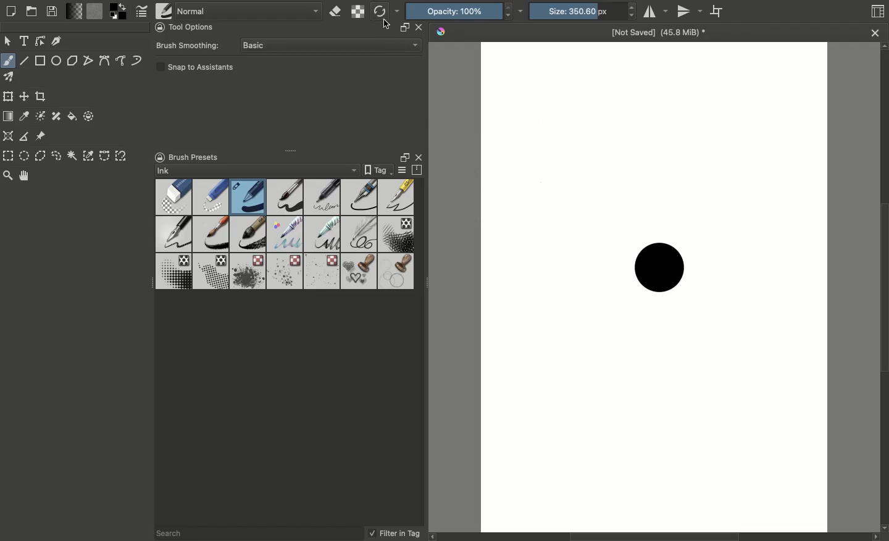 The image size is (889, 541). Describe the element at coordinates (164, 11) in the screenshot. I see `Choose brush preset` at that location.